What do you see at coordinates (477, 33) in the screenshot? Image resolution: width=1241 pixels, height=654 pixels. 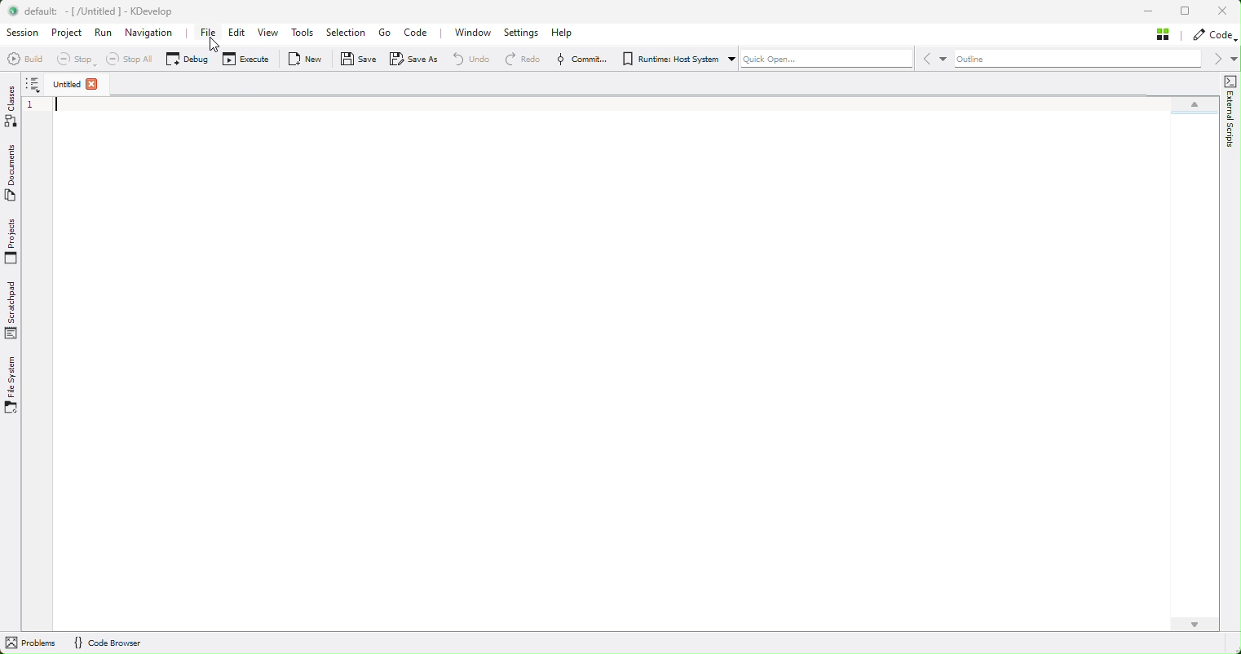 I see `Window` at bounding box center [477, 33].